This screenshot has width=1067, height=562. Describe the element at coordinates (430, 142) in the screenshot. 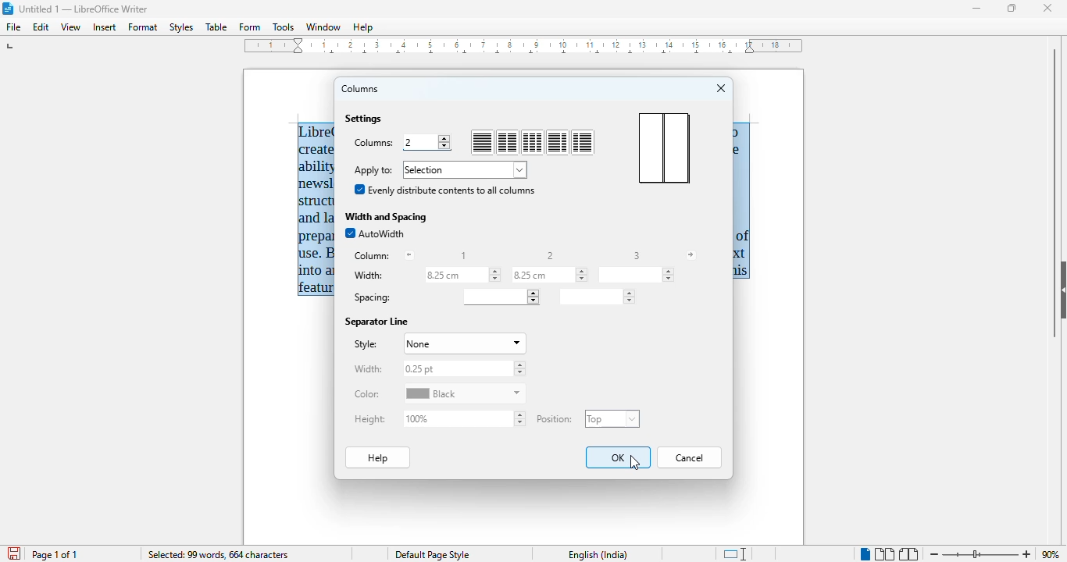

I see `2 ` at that location.